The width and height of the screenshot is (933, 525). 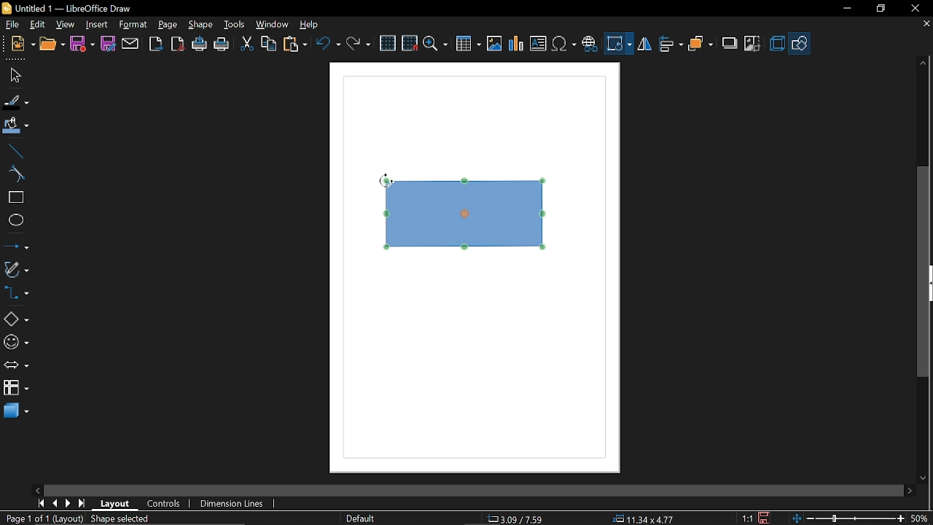 What do you see at coordinates (133, 25) in the screenshot?
I see `Format` at bounding box center [133, 25].